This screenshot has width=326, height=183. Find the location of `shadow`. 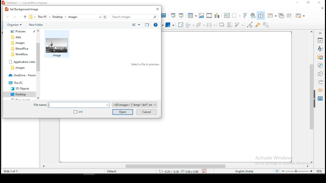

shadow is located at coordinates (221, 24).